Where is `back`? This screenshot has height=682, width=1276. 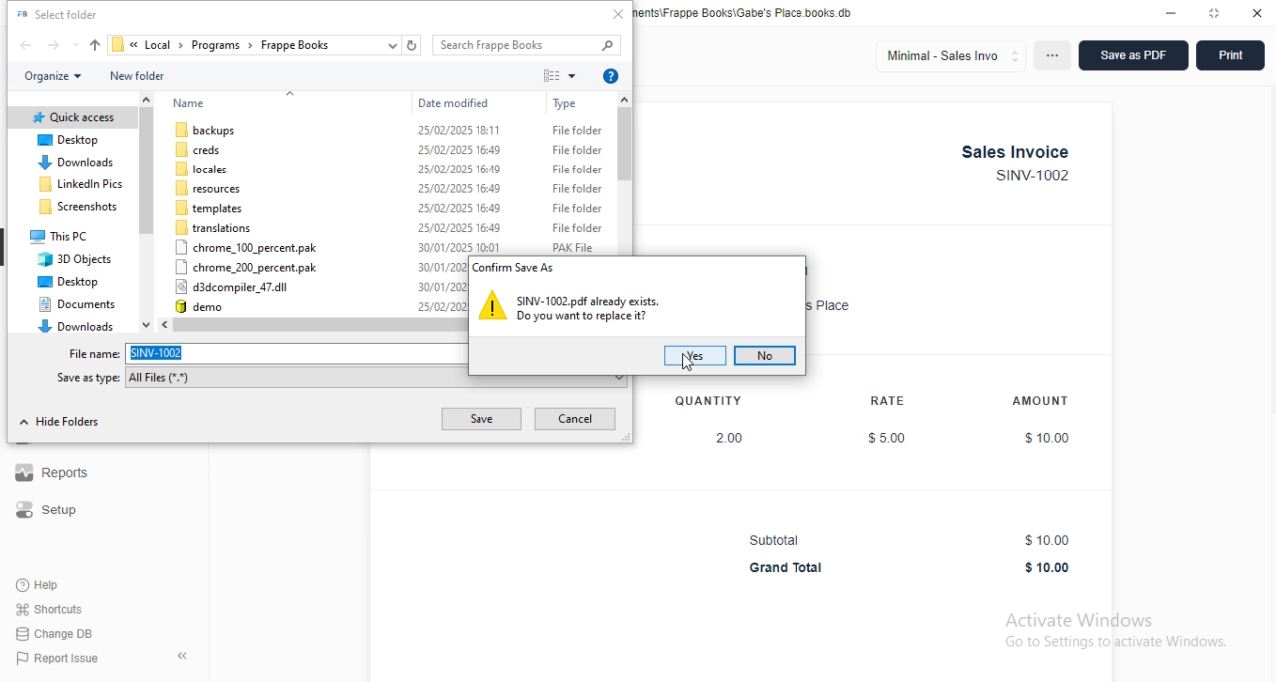
back is located at coordinates (26, 45).